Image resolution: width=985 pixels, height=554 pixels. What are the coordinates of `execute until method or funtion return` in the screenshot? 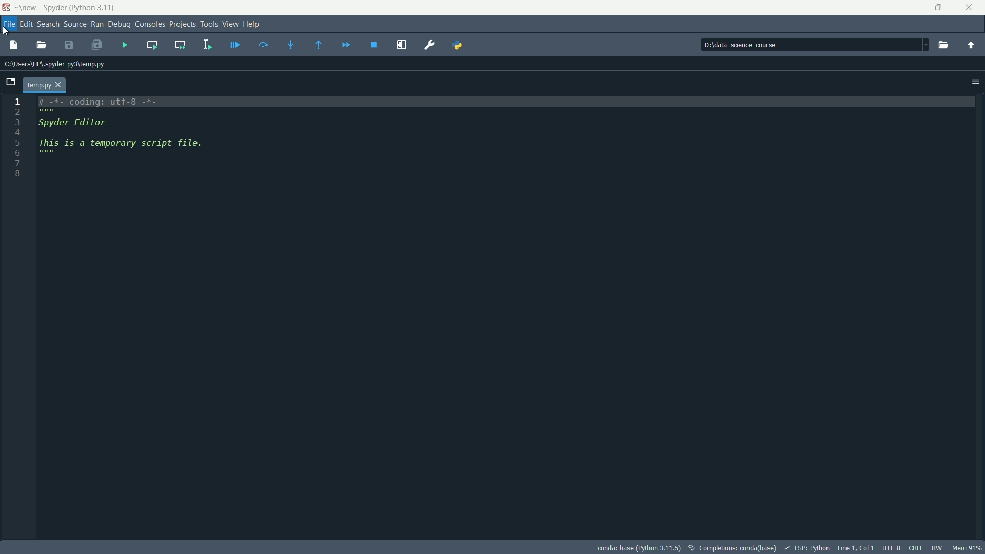 It's located at (319, 44).